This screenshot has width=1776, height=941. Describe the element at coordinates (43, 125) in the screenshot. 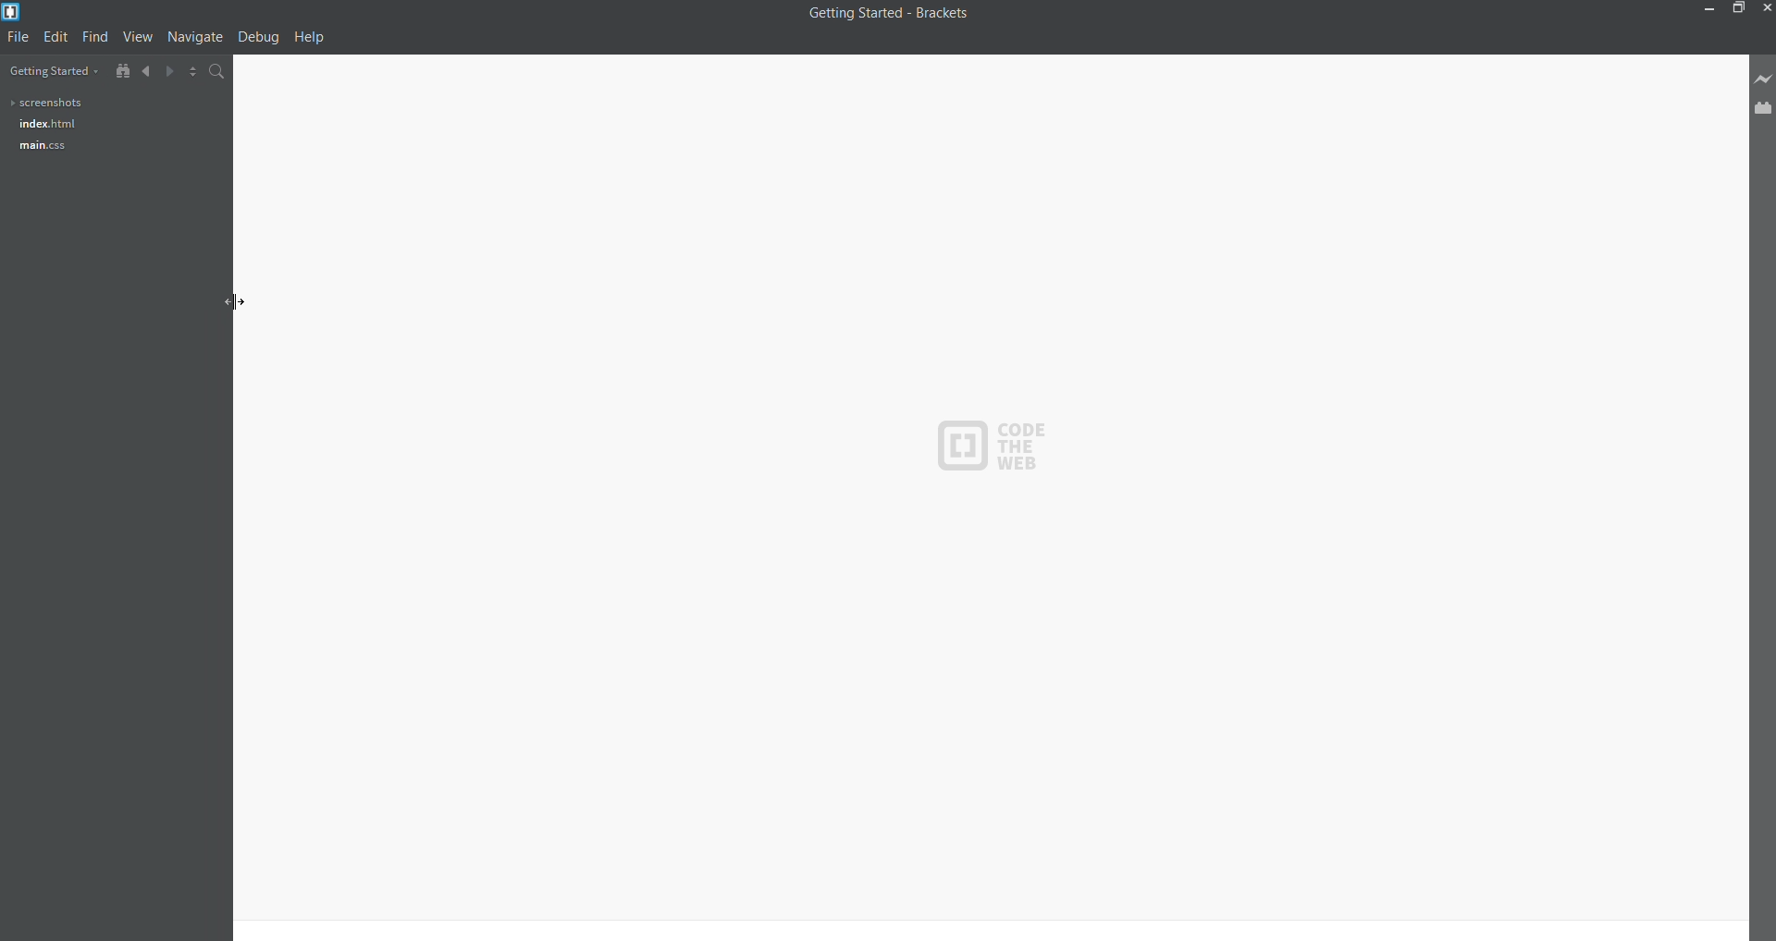

I see `index.html` at that location.